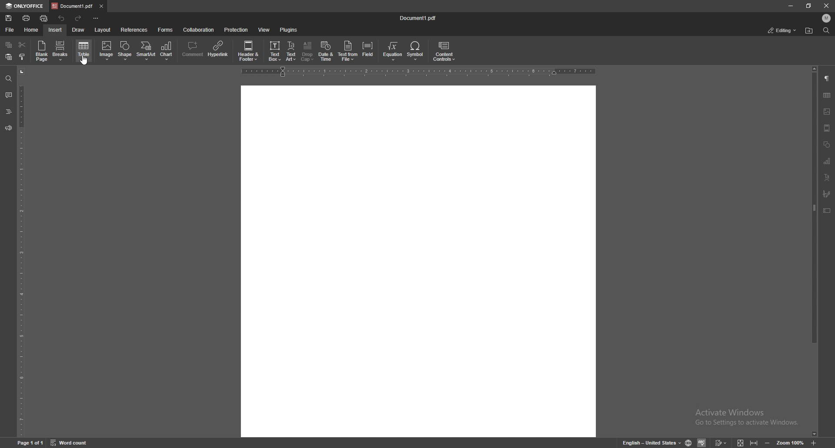  Describe the element at coordinates (651, 442) in the screenshot. I see `change text language` at that location.